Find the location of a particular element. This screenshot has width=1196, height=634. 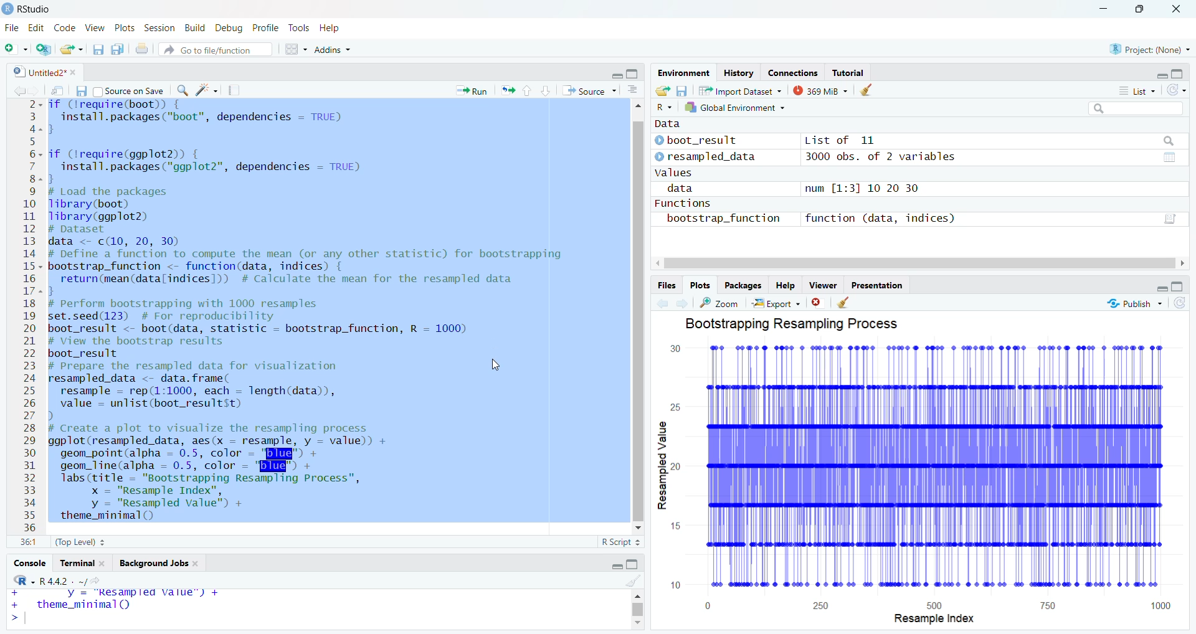

Tutorial is located at coordinates (852, 74).